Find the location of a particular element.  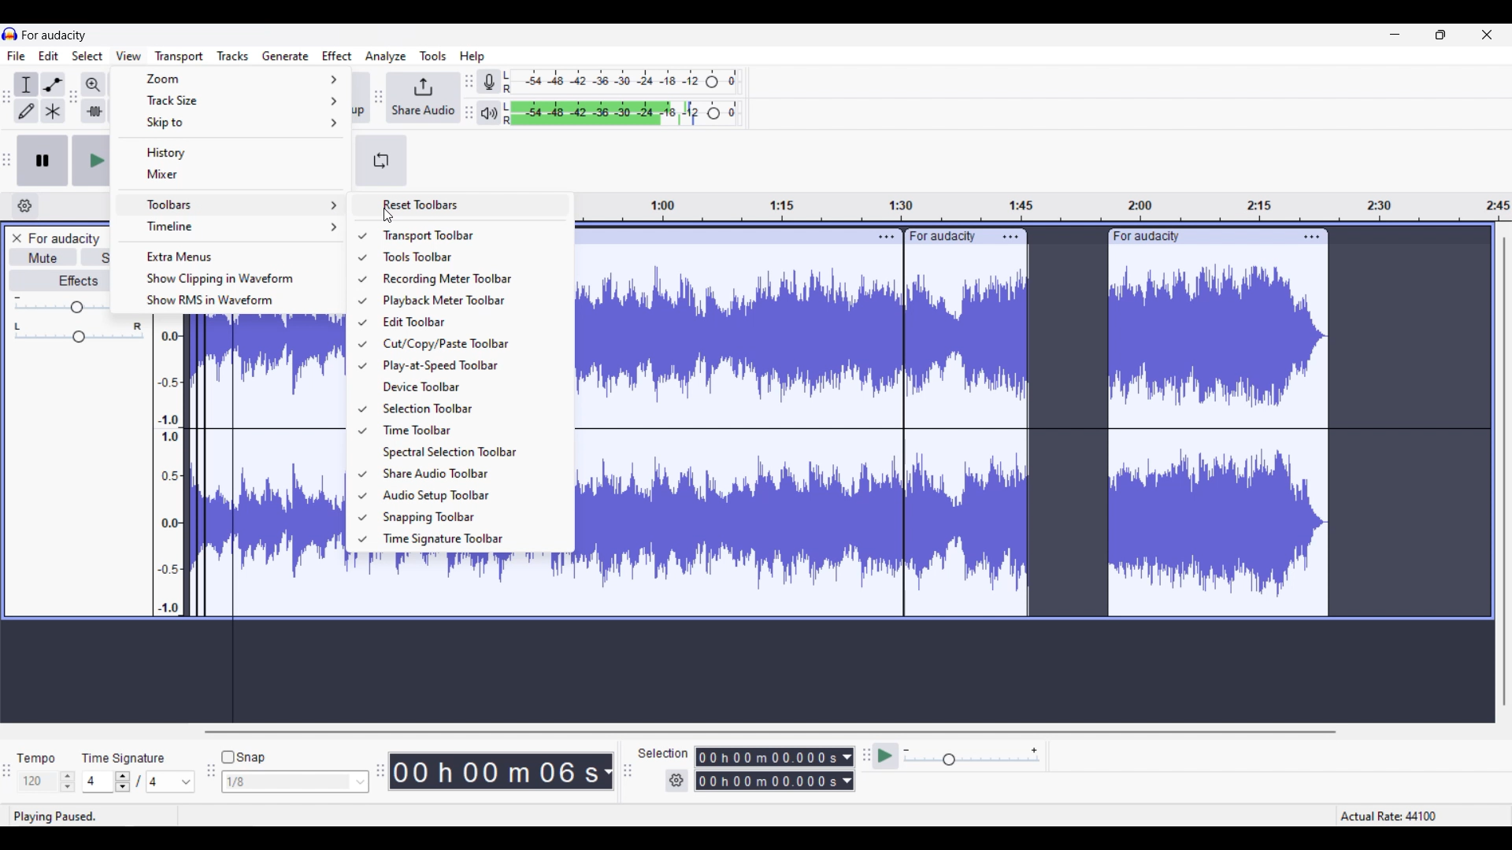

Horizontal slide bar is located at coordinates (767, 732).